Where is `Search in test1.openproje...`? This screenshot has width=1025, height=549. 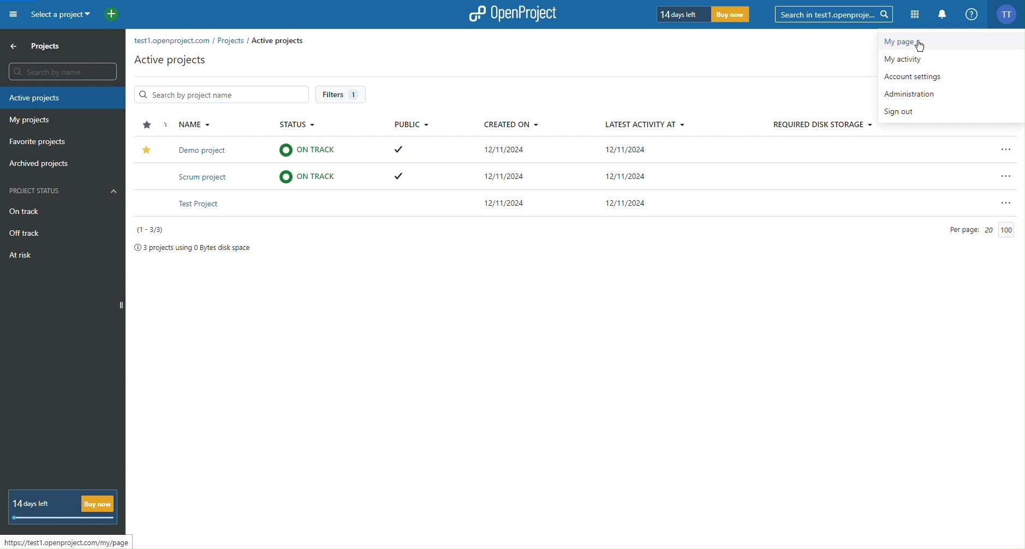
Search in test1.openproje... is located at coordinates (837, 15).